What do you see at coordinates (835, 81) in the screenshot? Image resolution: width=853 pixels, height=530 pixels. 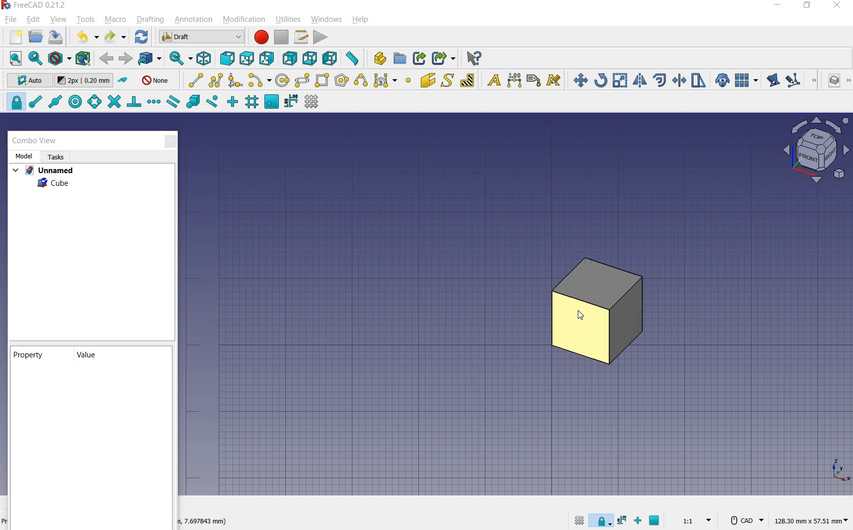 I see `manage layers` at bounding box center [835, 81].